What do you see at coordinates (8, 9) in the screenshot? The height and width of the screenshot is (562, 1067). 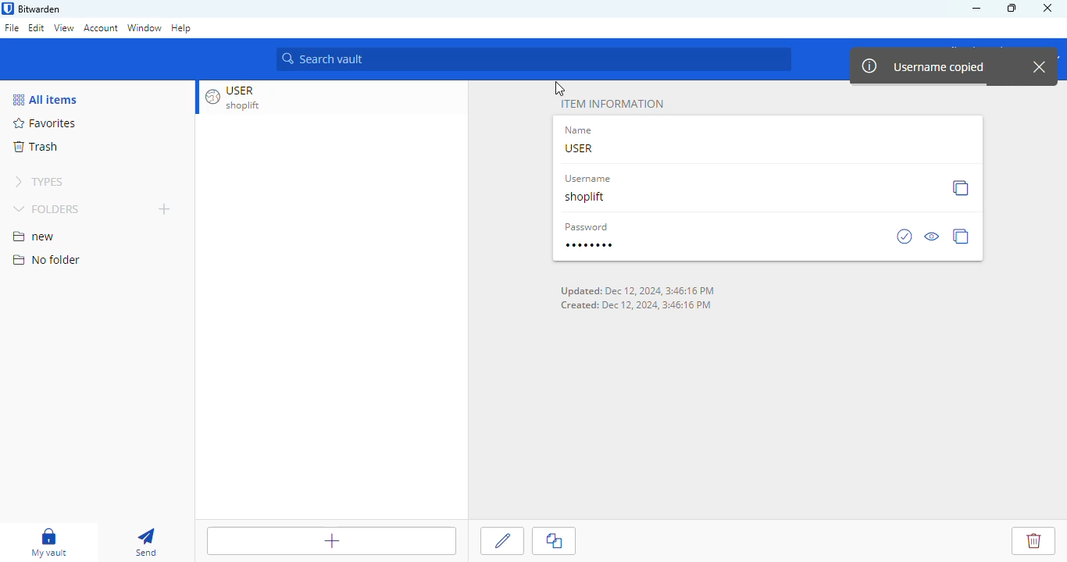 I see `logo` at bounding box center [8, 9].